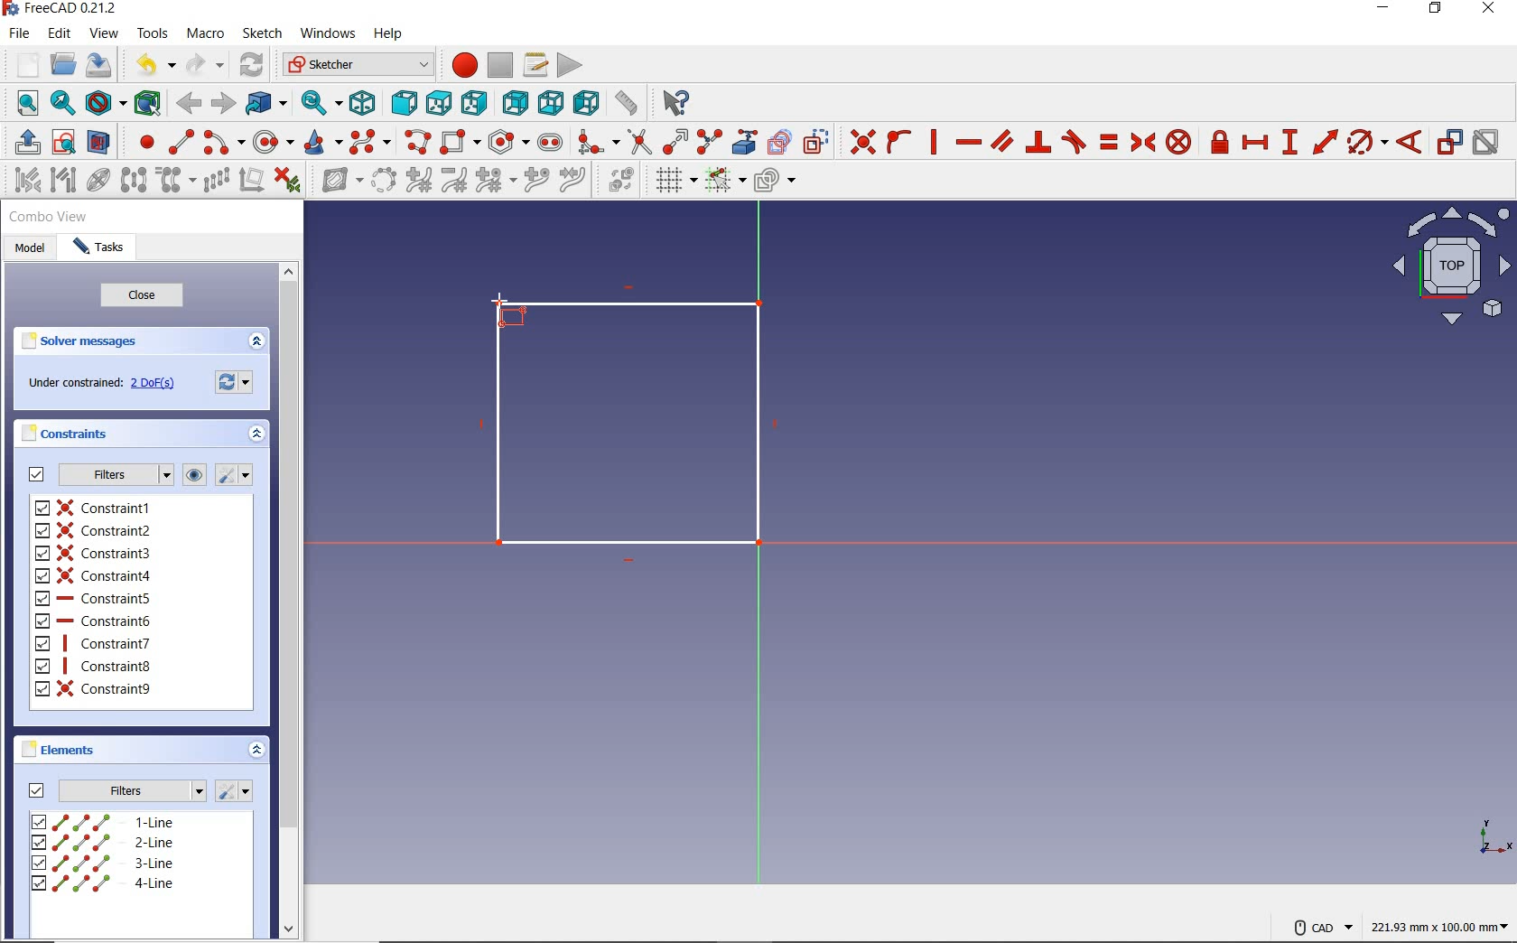 The image size is (1517, 943). I want to click on new, so click(21, 64).